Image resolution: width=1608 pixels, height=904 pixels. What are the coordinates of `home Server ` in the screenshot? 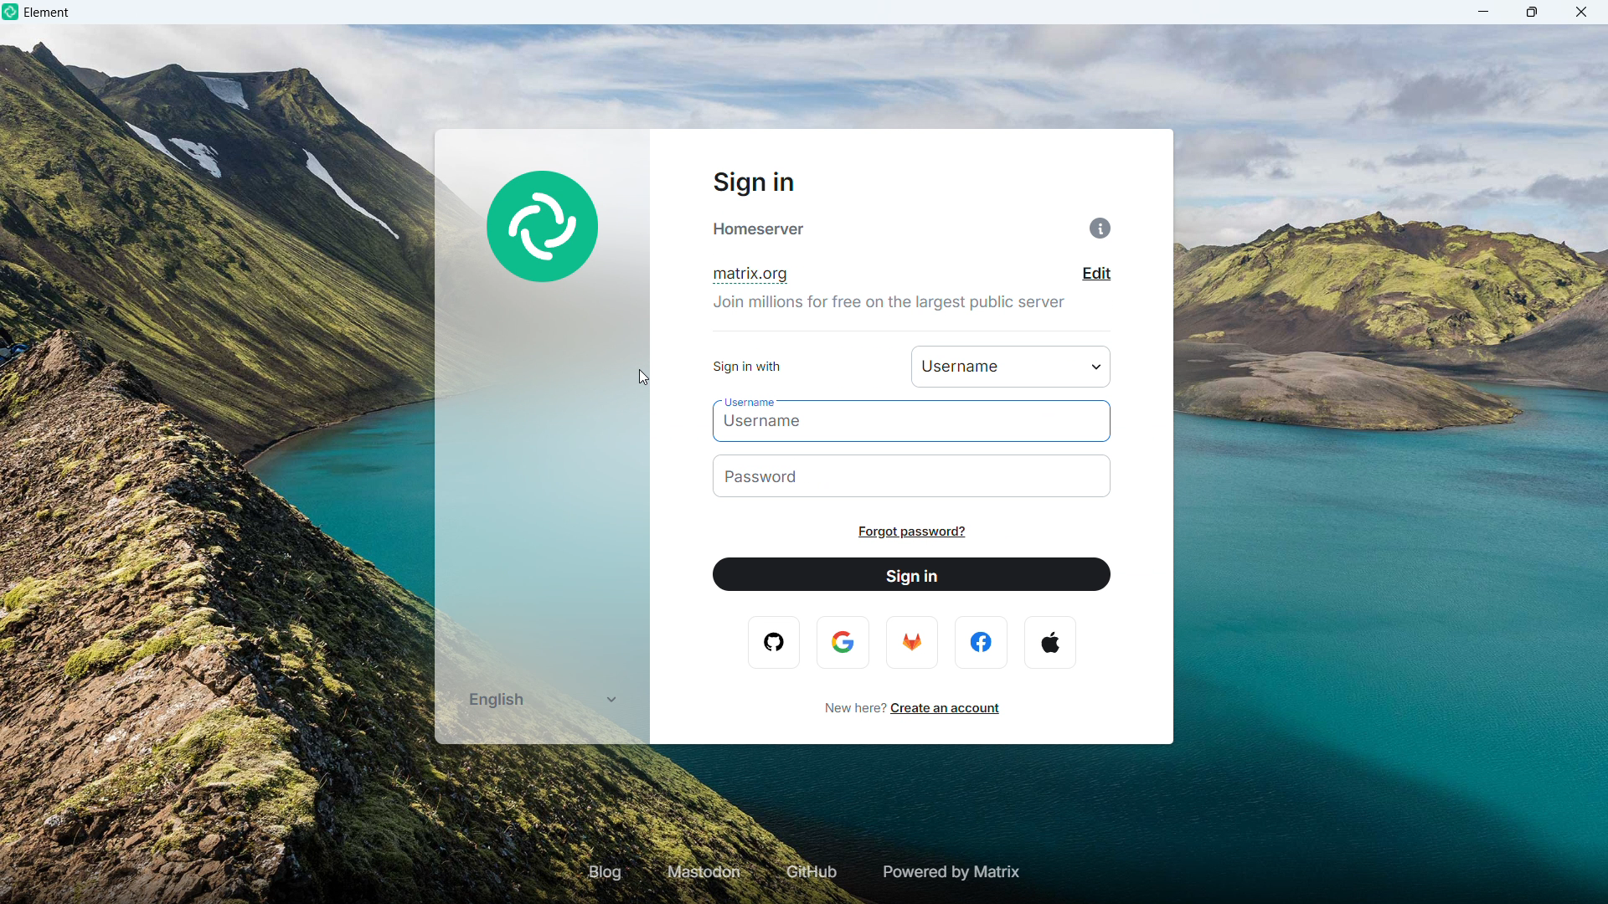 It's located at (760, 229).